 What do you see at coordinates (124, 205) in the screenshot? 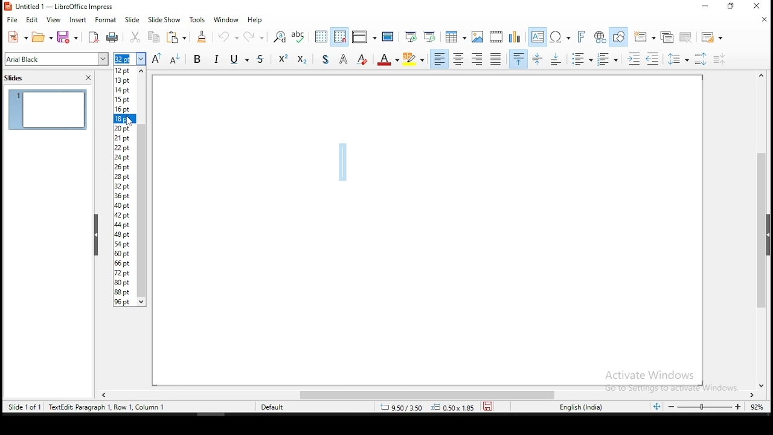
I see `40` at bounding box center [124, 205].